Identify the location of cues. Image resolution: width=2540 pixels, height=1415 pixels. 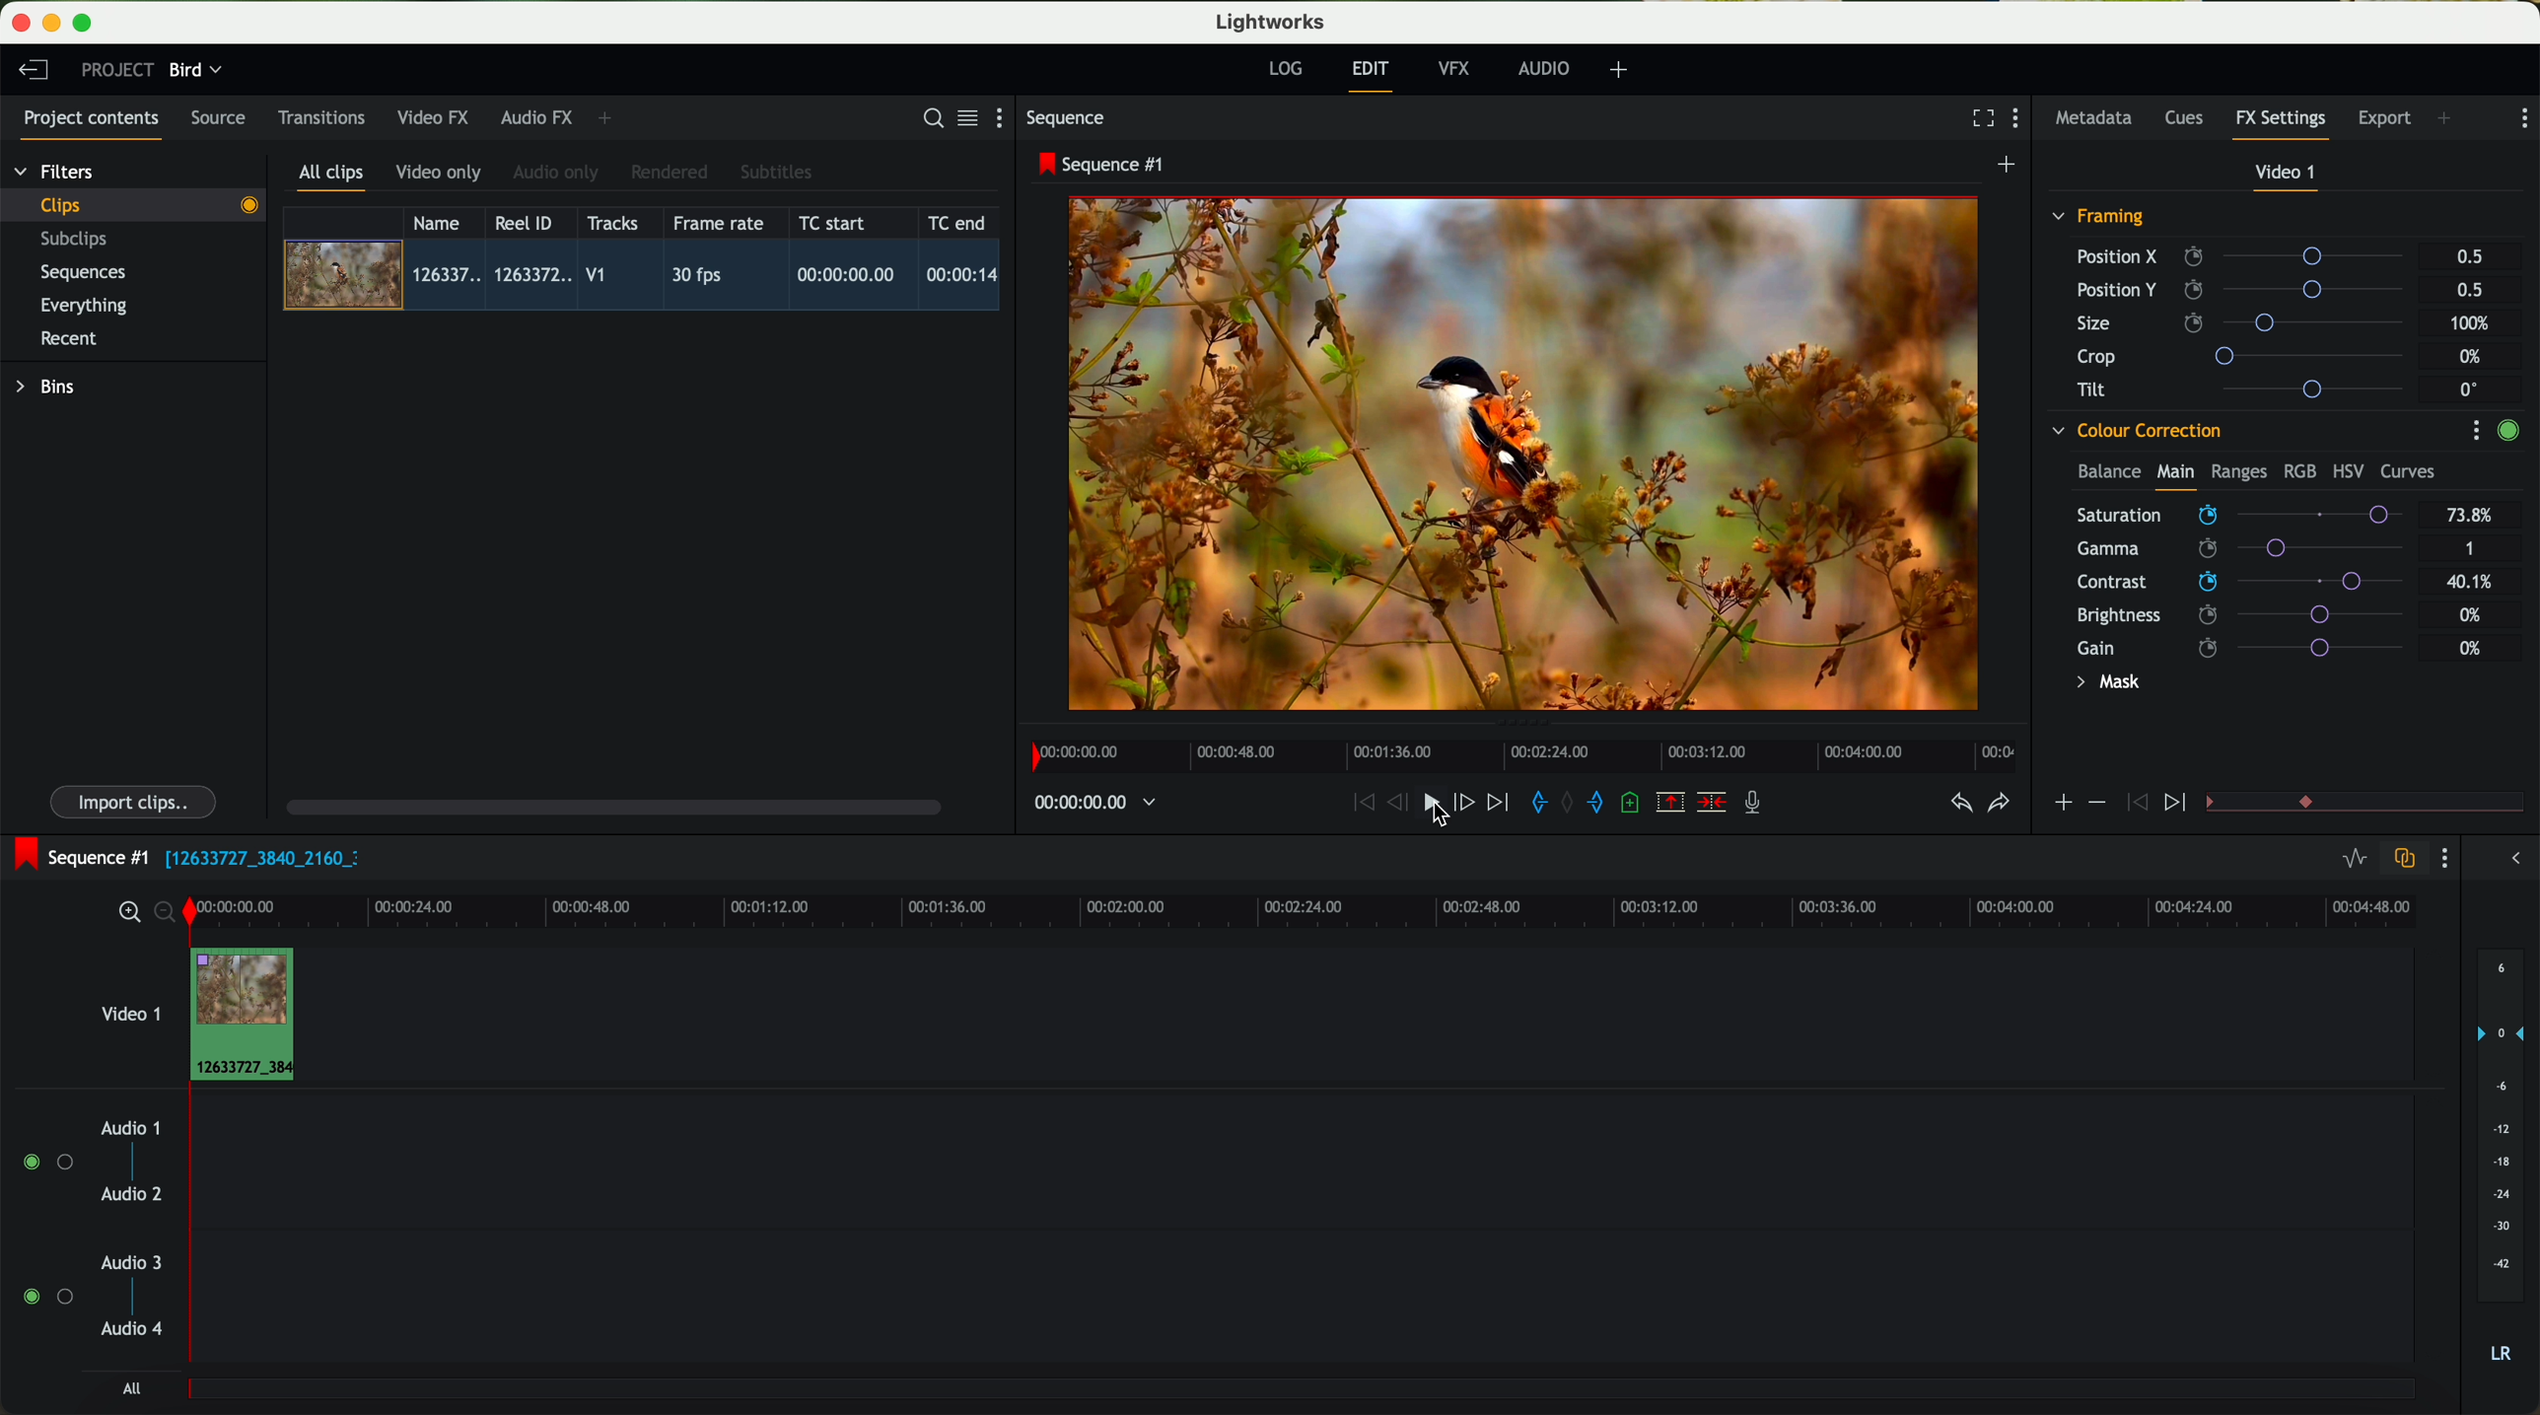
(2190, 119).